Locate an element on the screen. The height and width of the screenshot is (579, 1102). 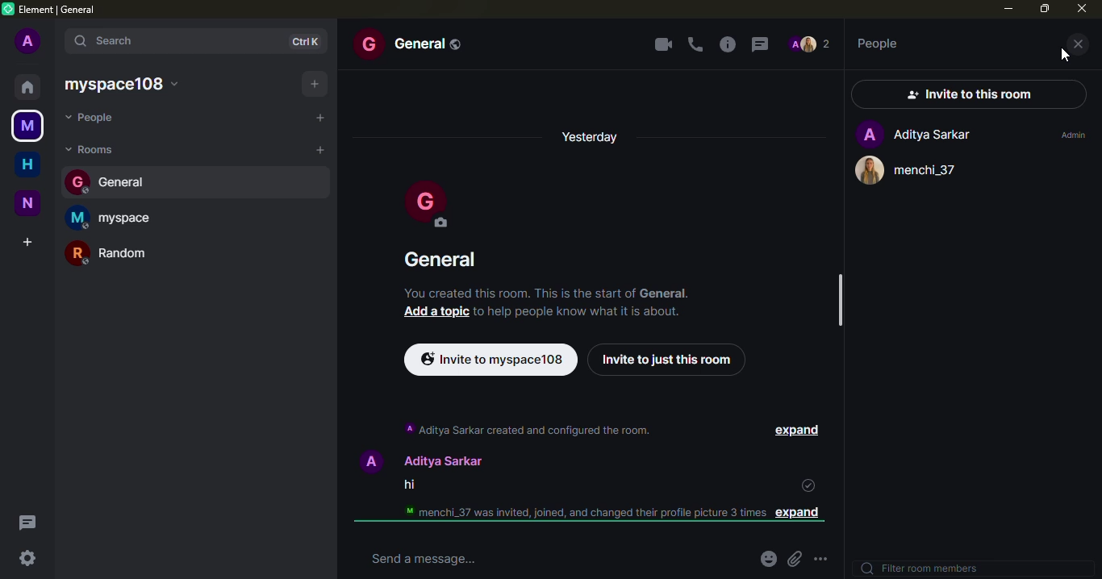
aditya sarkar created and configured the room. is located at coordinates (527, 429).